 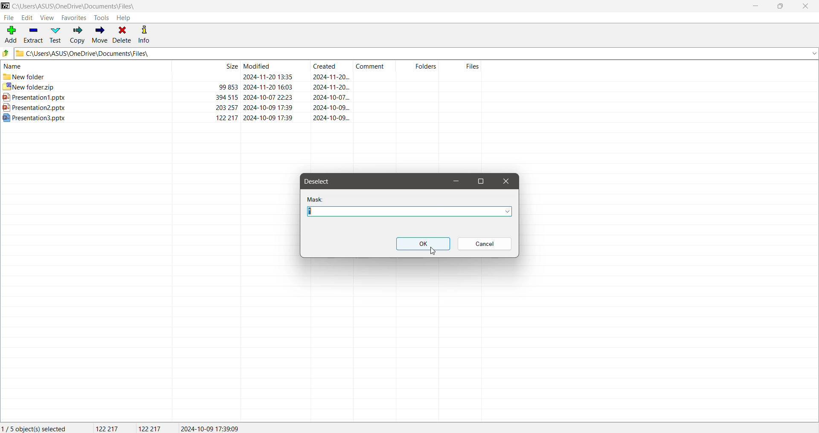 What do you see at coordinates (6, 54) in the screenshot?
I see `Move Up one level` at bounding box center [6, 54].